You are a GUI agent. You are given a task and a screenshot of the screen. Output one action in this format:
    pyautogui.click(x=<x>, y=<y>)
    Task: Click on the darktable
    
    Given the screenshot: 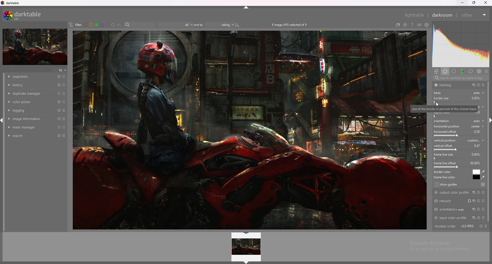 What is the action you would take?
    pyautogui.click(x=11, y=3)
    